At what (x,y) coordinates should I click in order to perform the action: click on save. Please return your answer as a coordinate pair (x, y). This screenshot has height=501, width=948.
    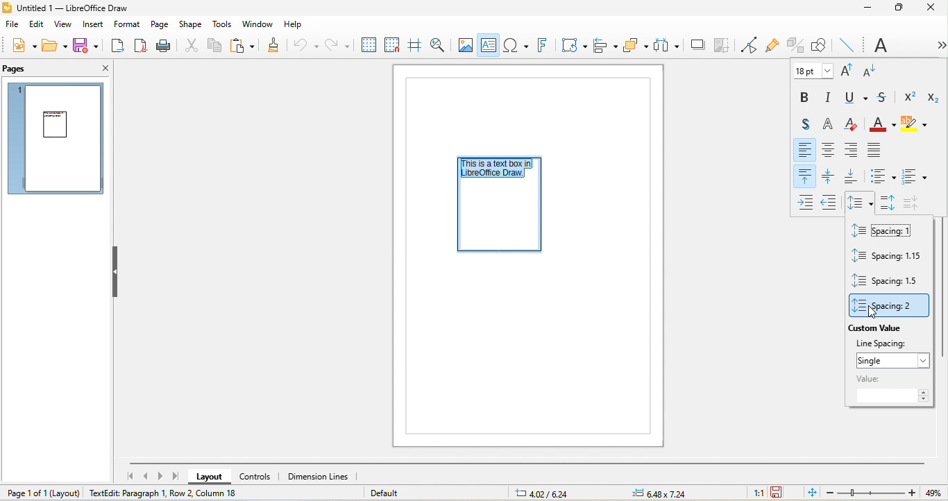
    Looking at the image, I should click on (90, 47).